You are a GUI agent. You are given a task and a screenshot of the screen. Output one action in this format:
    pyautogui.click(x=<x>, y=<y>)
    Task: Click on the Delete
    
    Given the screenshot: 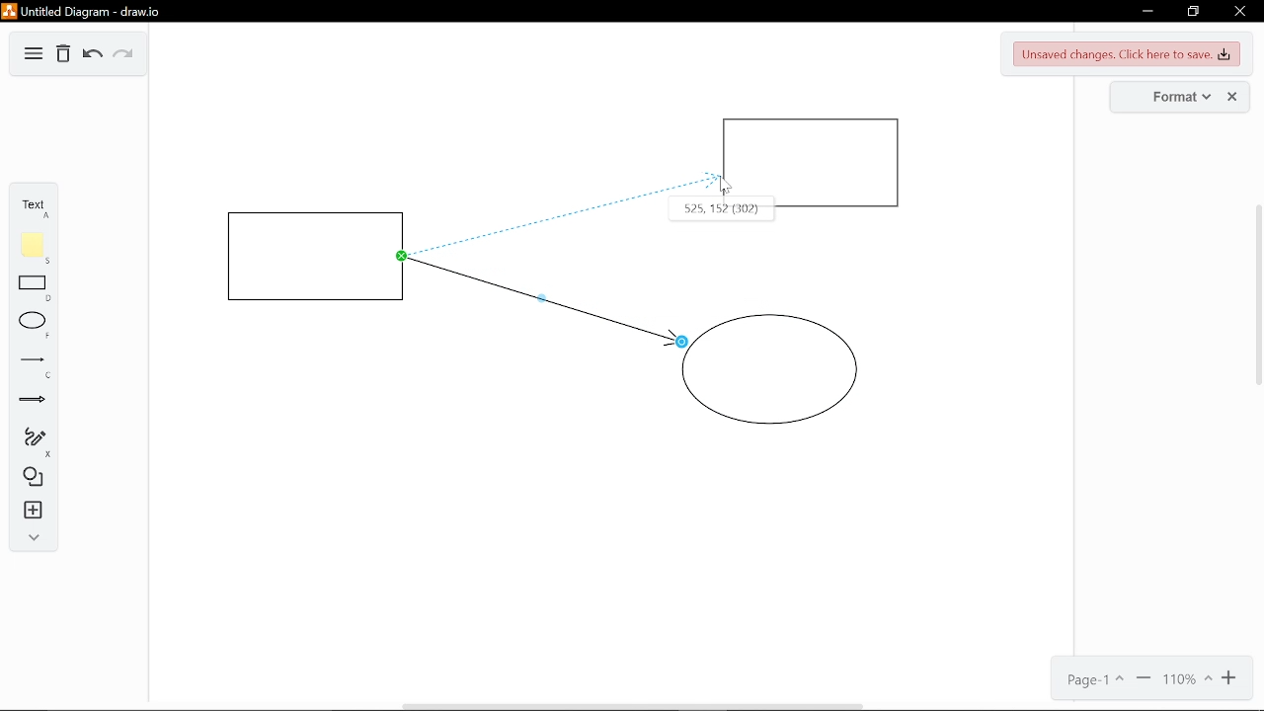 What is the action you would take?
    pyautogui.click(x=62, y=54)
    